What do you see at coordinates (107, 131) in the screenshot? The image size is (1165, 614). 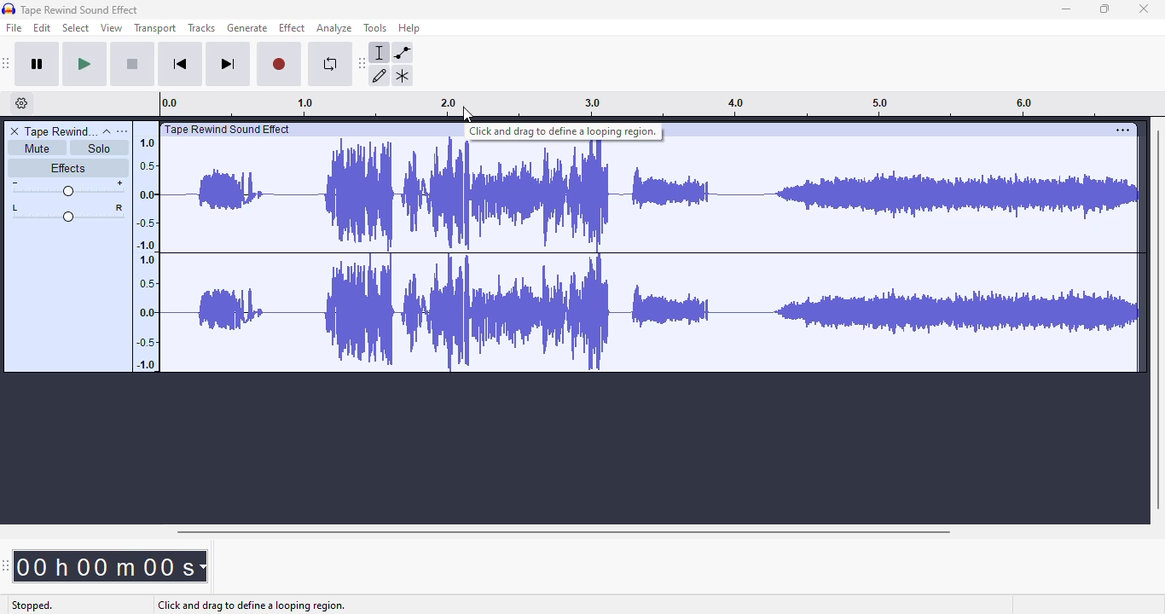 I see `collapse` at bounding box center [107, 131].